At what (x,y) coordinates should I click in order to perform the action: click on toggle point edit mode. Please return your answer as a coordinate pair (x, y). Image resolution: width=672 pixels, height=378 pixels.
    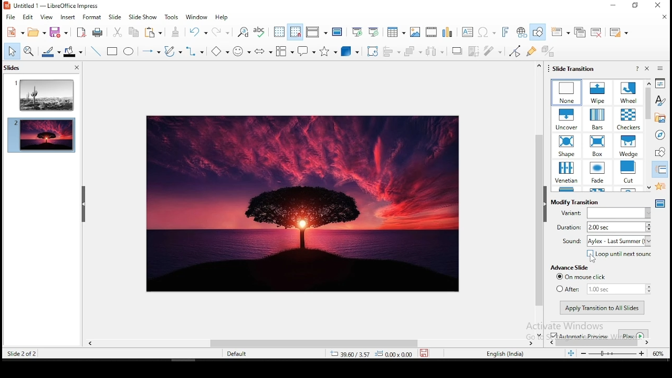
    Looking at the image, I should click on (516, 51).